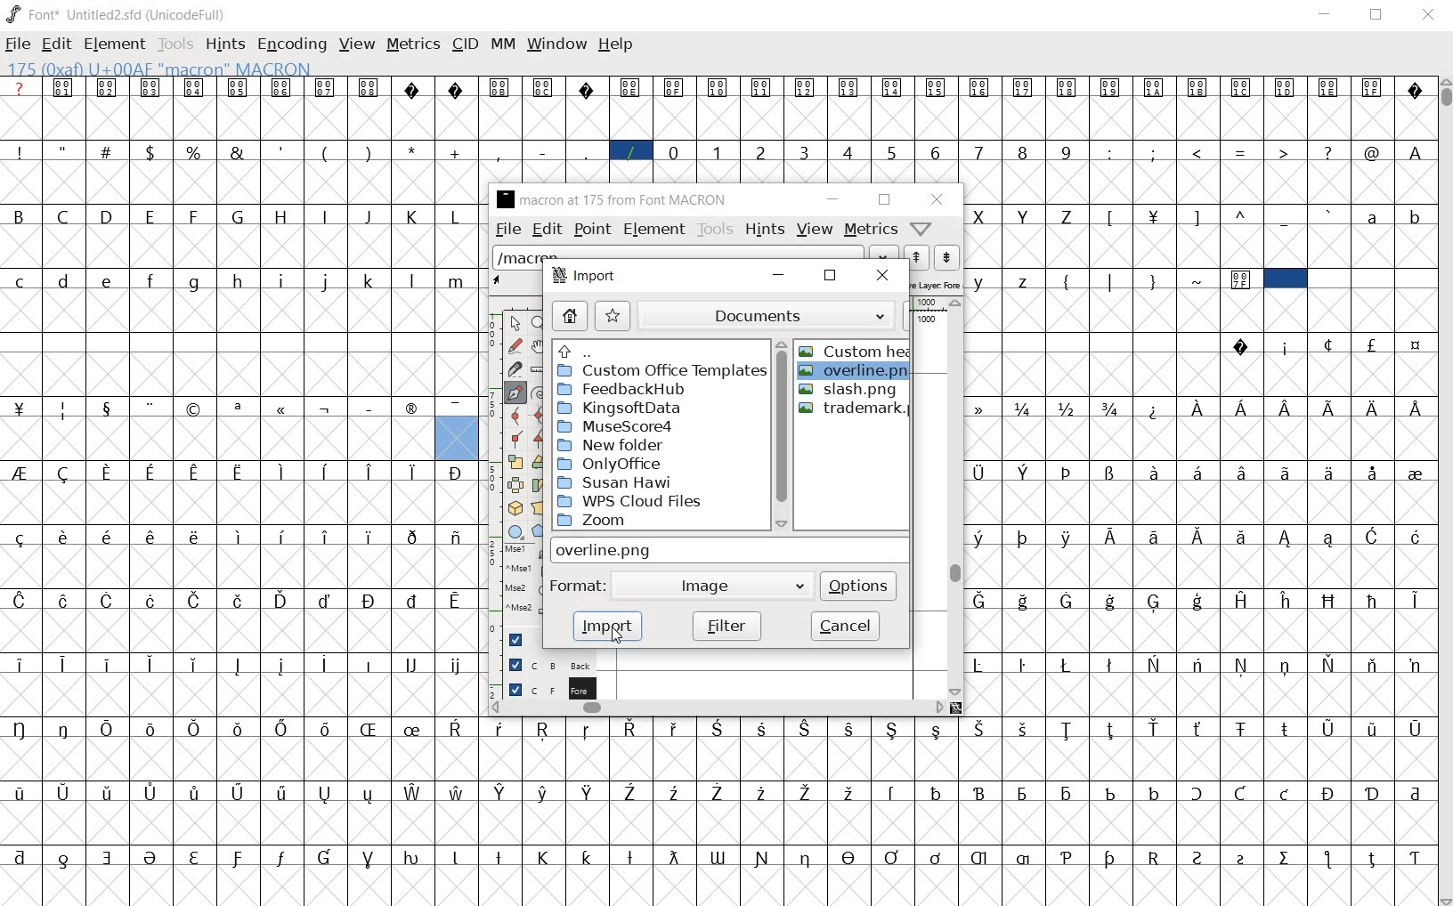 The height and width of the screenshot is (906, 1453). I want to click on Symbol, so click(1287, 347).